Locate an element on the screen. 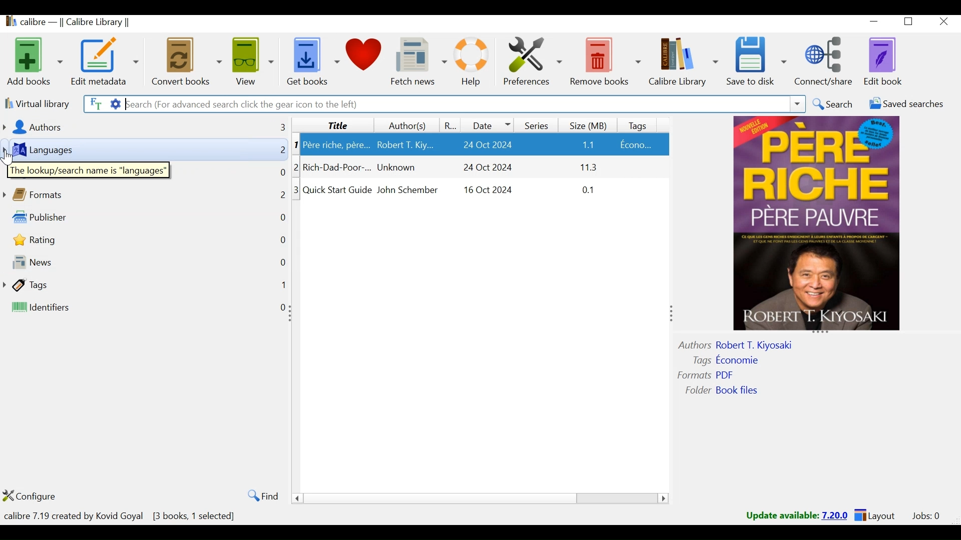  the lookup/search name is languages is located at coordinates (88, 169).